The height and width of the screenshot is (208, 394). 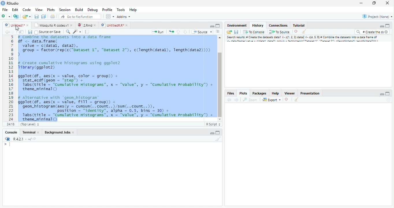 What do you see at coordinates (66, 10) in the screenshot?
I see `Session` at bounding box center [66, 10].